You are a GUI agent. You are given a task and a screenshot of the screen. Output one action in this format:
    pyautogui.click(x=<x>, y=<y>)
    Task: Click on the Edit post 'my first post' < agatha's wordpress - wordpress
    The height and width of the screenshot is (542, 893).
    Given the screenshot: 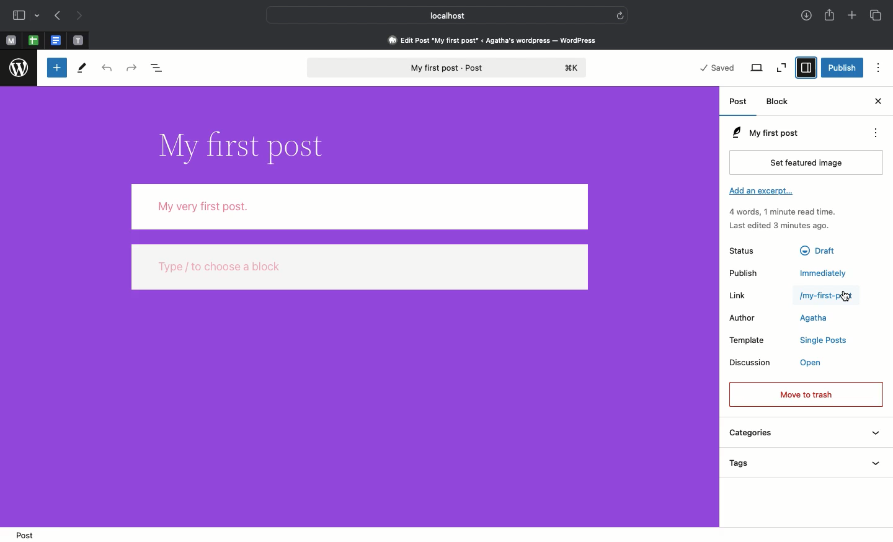 What is the action you would take?
    pyautogui.click(x=492, y=40)
    